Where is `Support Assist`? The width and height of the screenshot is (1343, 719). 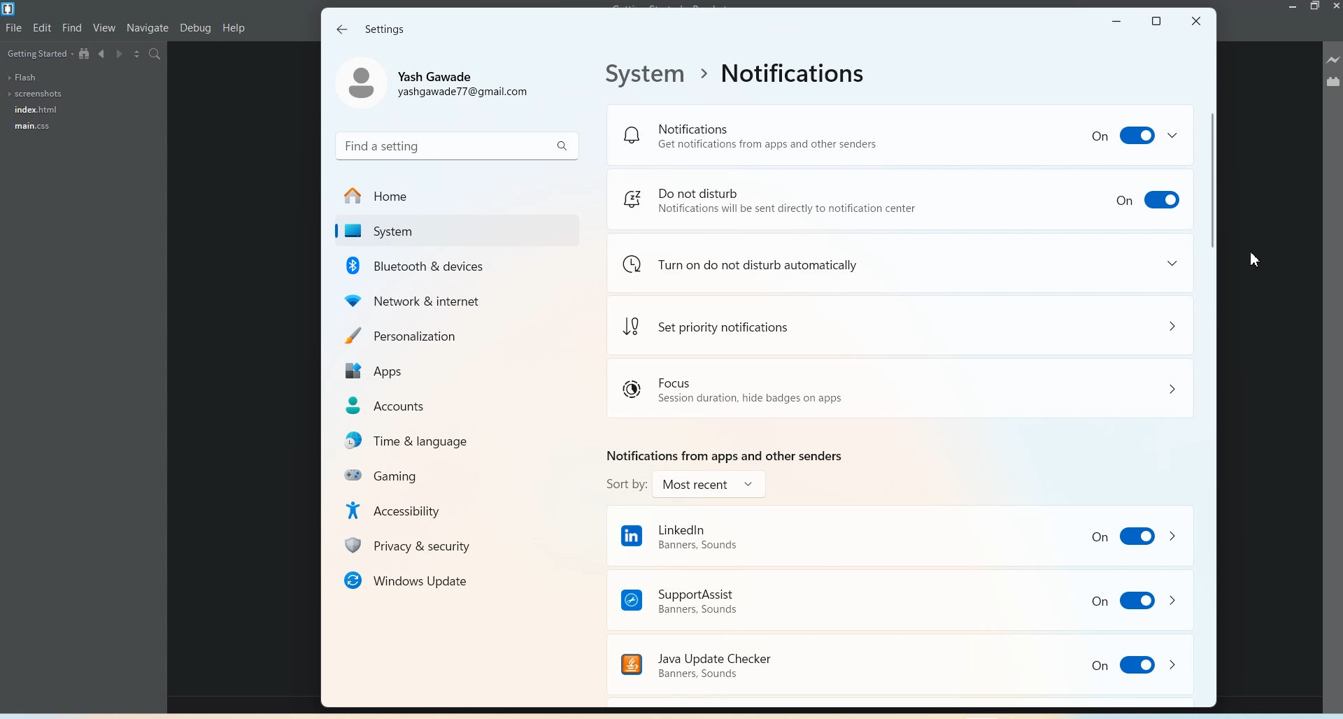
Support Assist is located at coordinates (900, 599).